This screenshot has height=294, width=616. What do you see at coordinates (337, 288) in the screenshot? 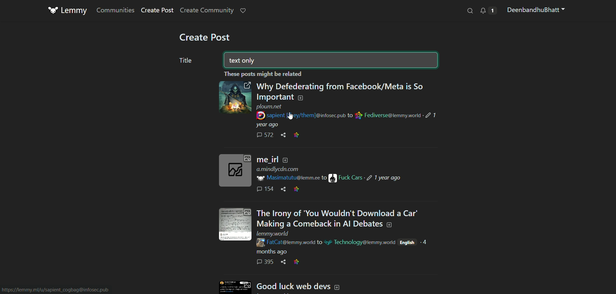
I see `Add` at bounding box center [337, 288].